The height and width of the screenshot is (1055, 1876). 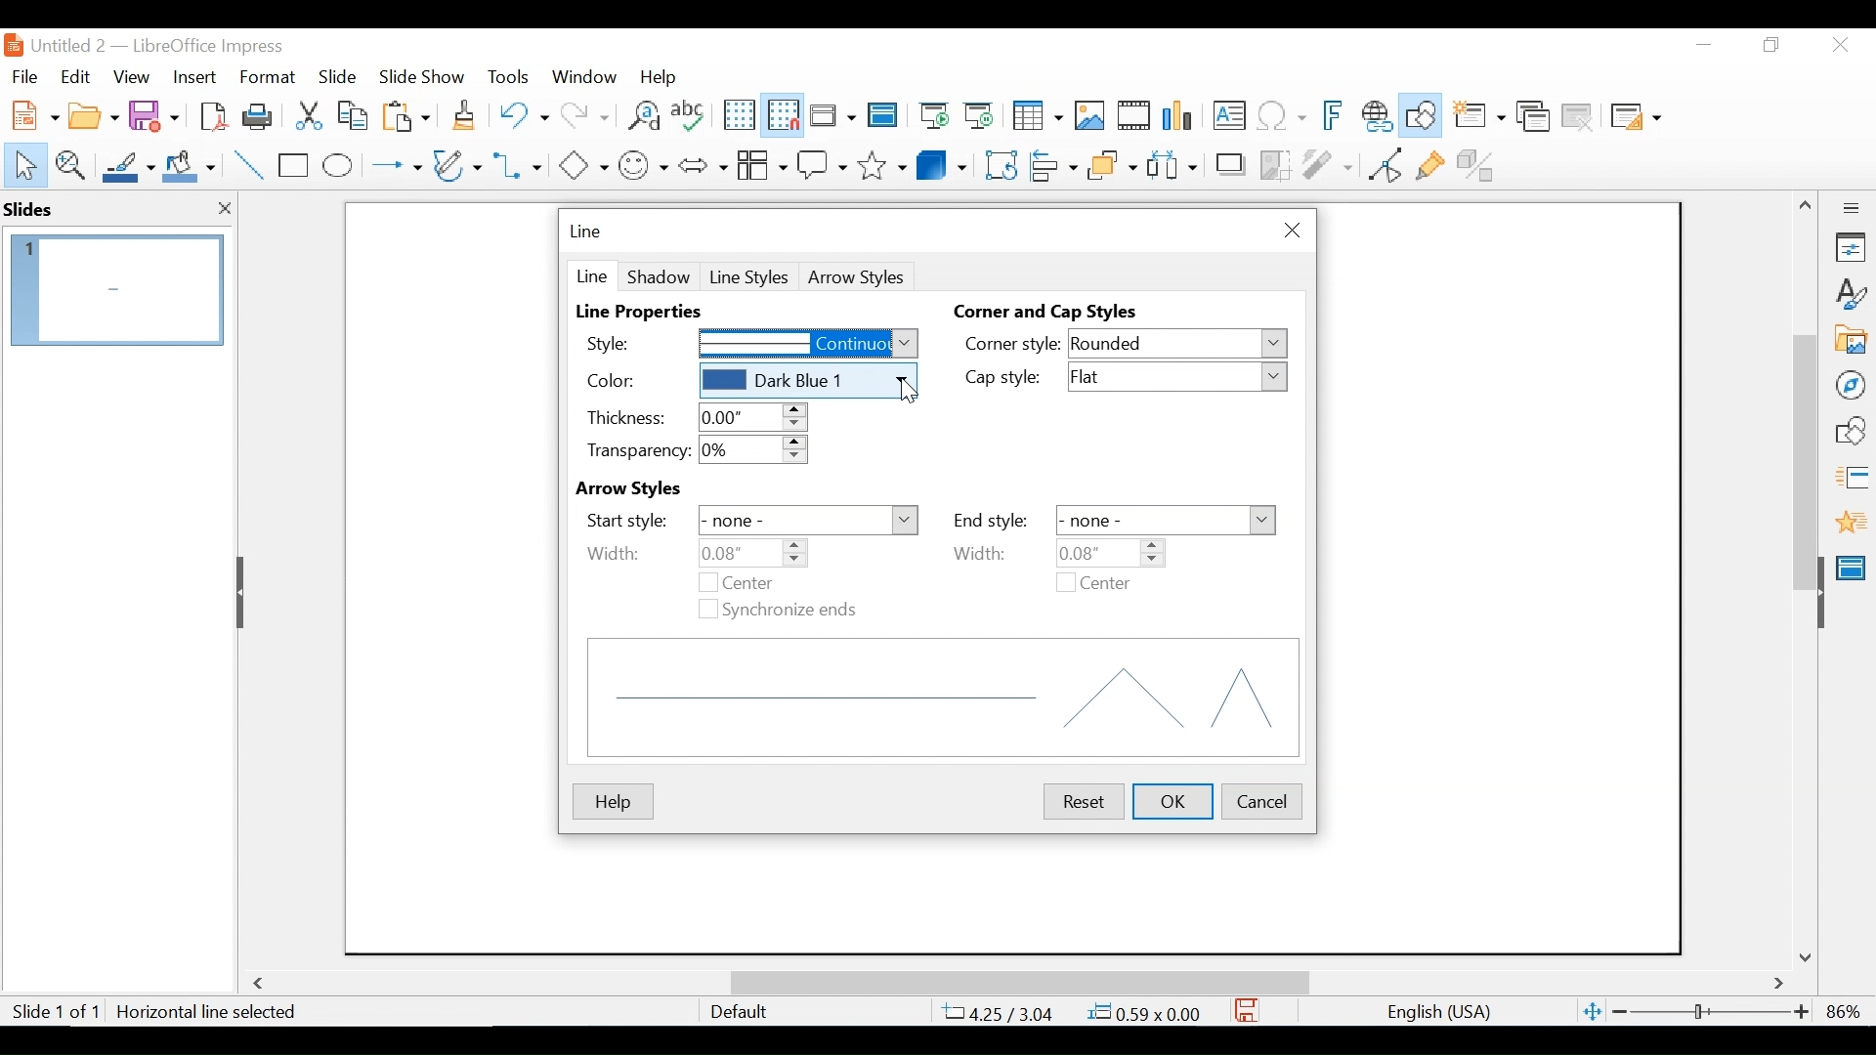 What do you see at coordinates (250, 166) in the screenshot?
I see `Insert Line` at bounding box center [250, 166].